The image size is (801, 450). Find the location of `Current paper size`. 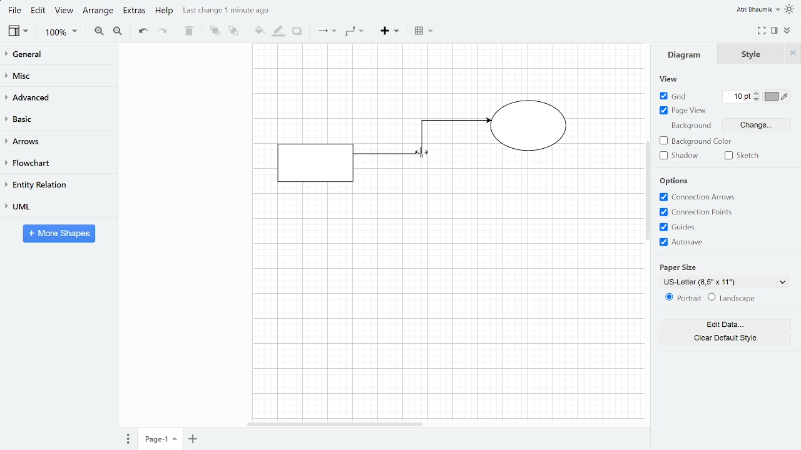

Current paper size is located at coordinates (721, 282).